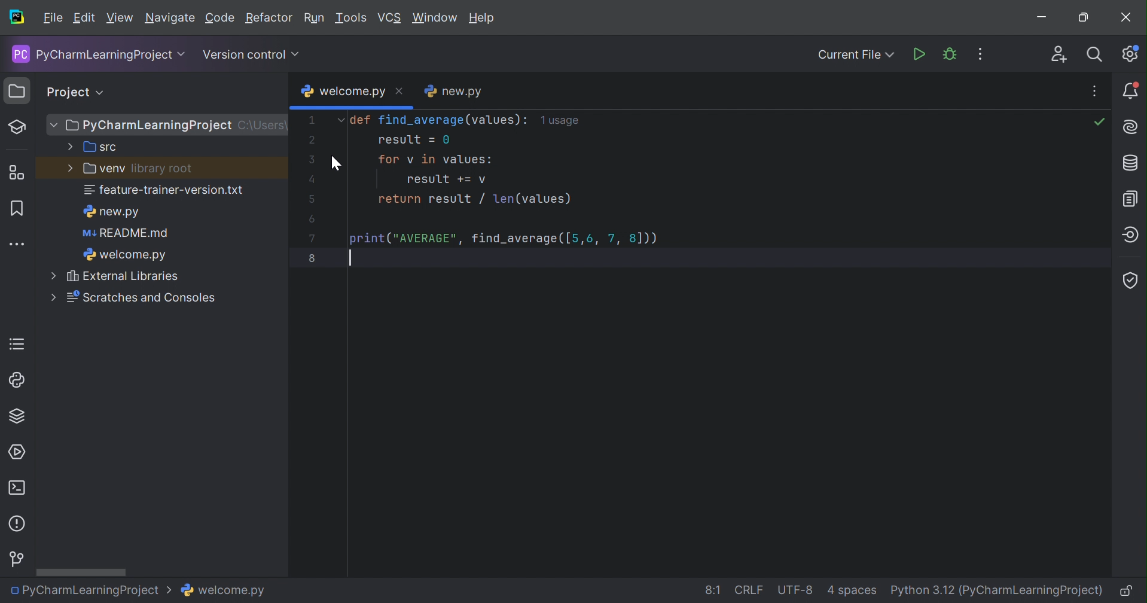 The image size is (1147, 603). Describe the element at coordinates (797, 589) in the screenshot. I see `UTF-8` at that location.